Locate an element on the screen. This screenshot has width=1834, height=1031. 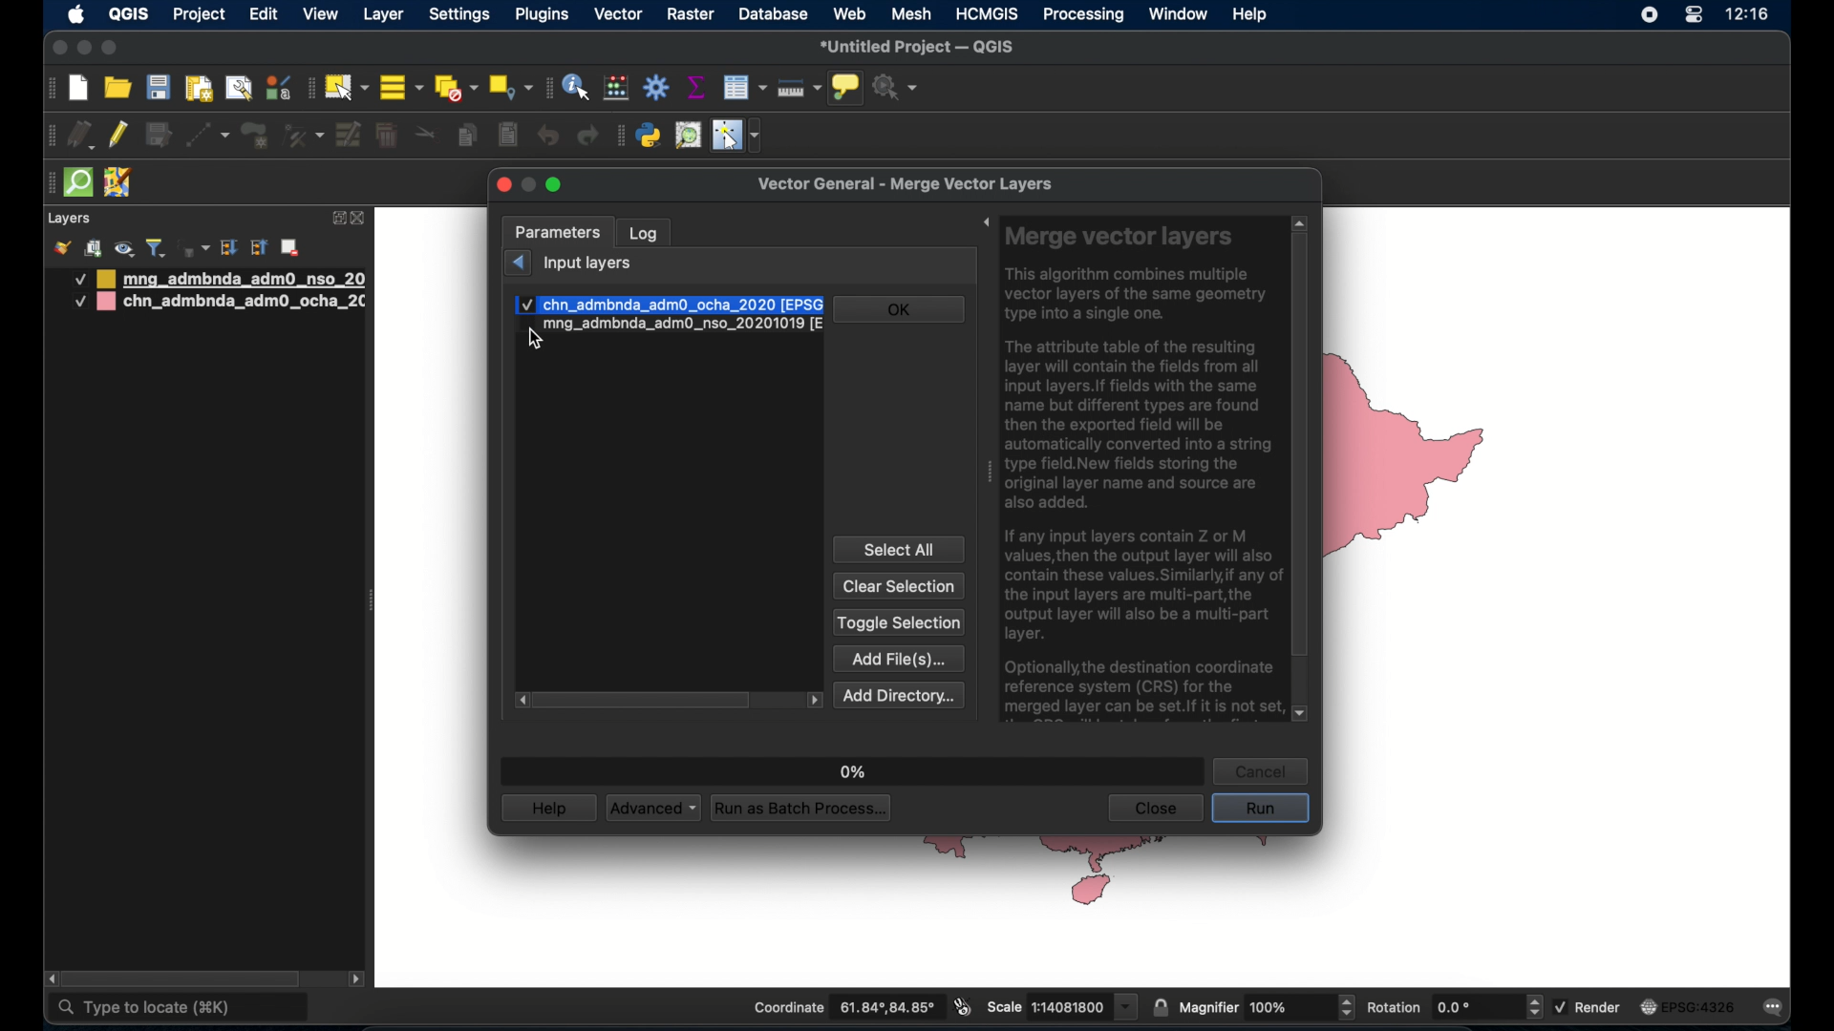
run as batch process is located at coordinates (802, 810).